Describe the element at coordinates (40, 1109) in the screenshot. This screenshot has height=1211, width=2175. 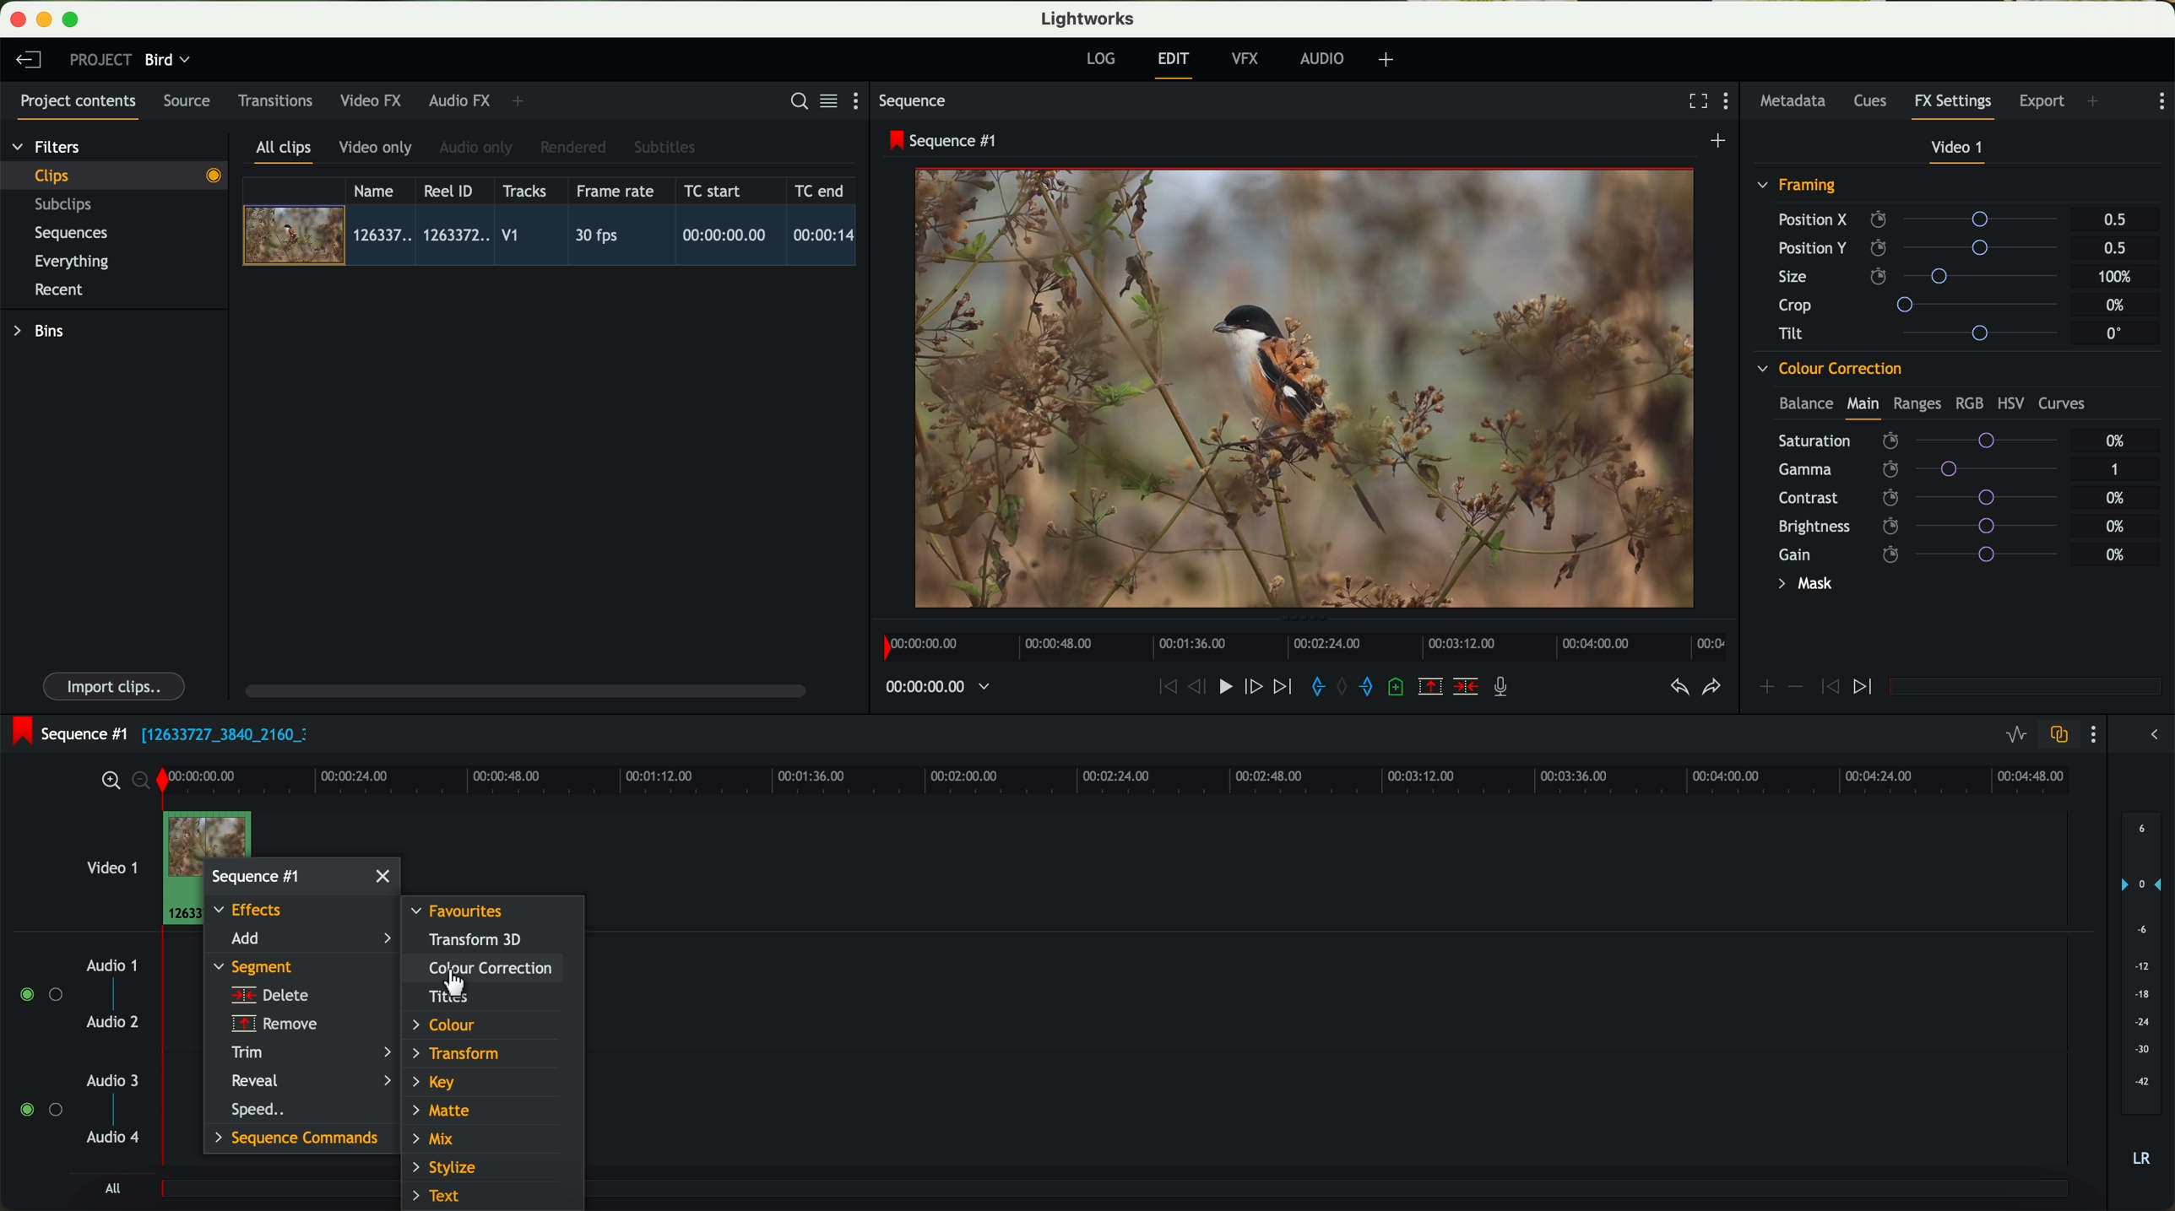
I see `enable audio` at that location.